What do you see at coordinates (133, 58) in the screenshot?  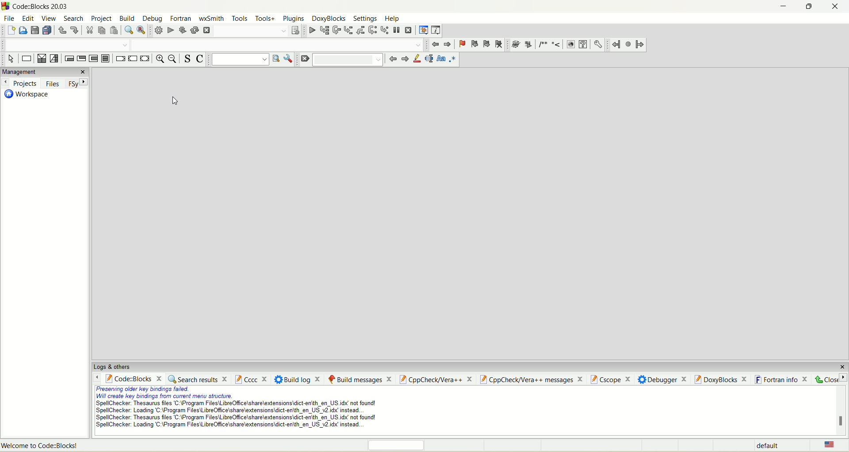 I see `continue instruction` at bounding box center [133, 58].